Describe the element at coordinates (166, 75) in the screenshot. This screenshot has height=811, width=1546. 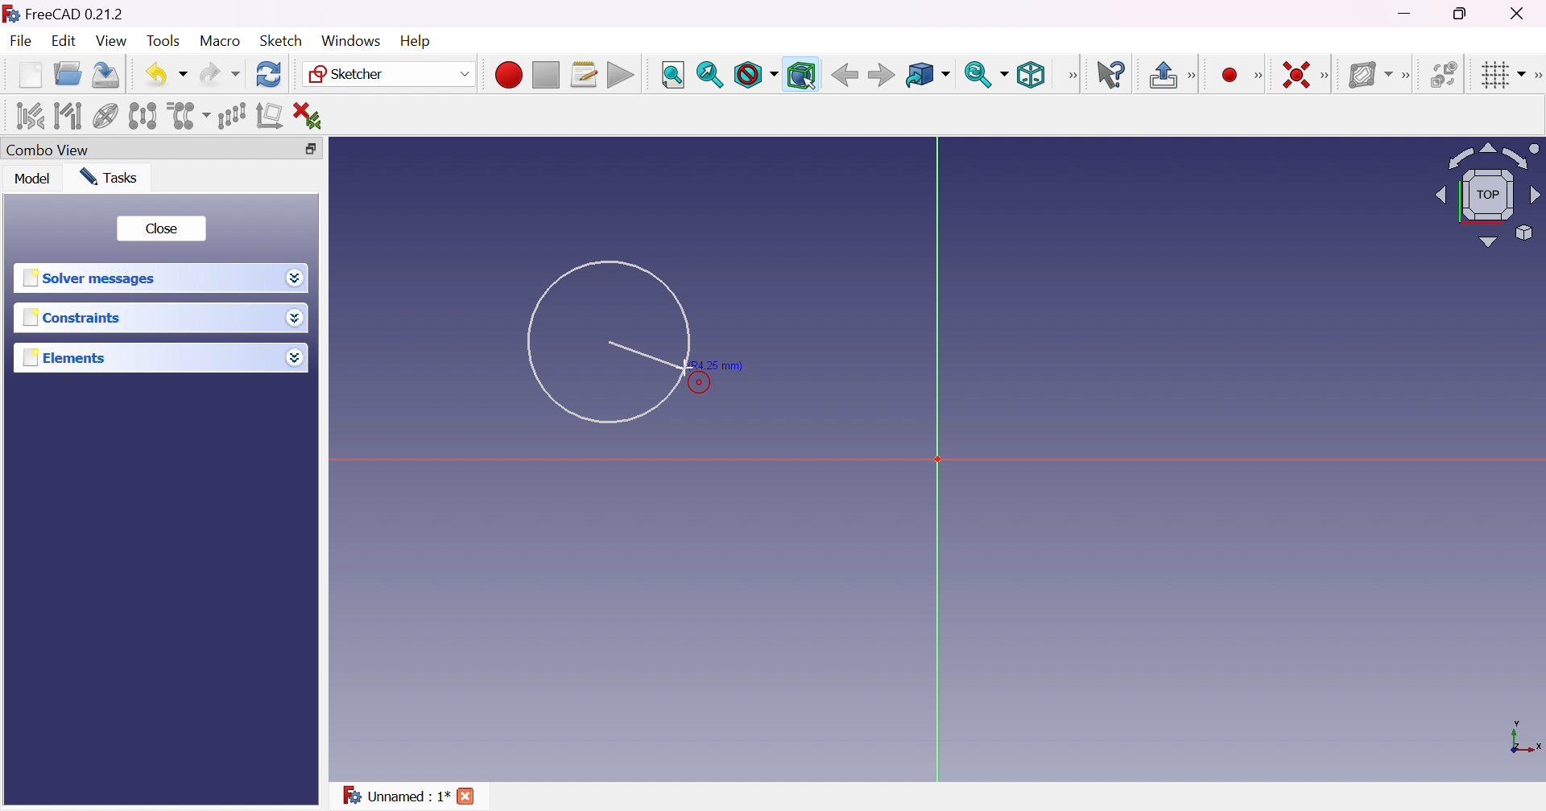
I see `Undo` at that location.